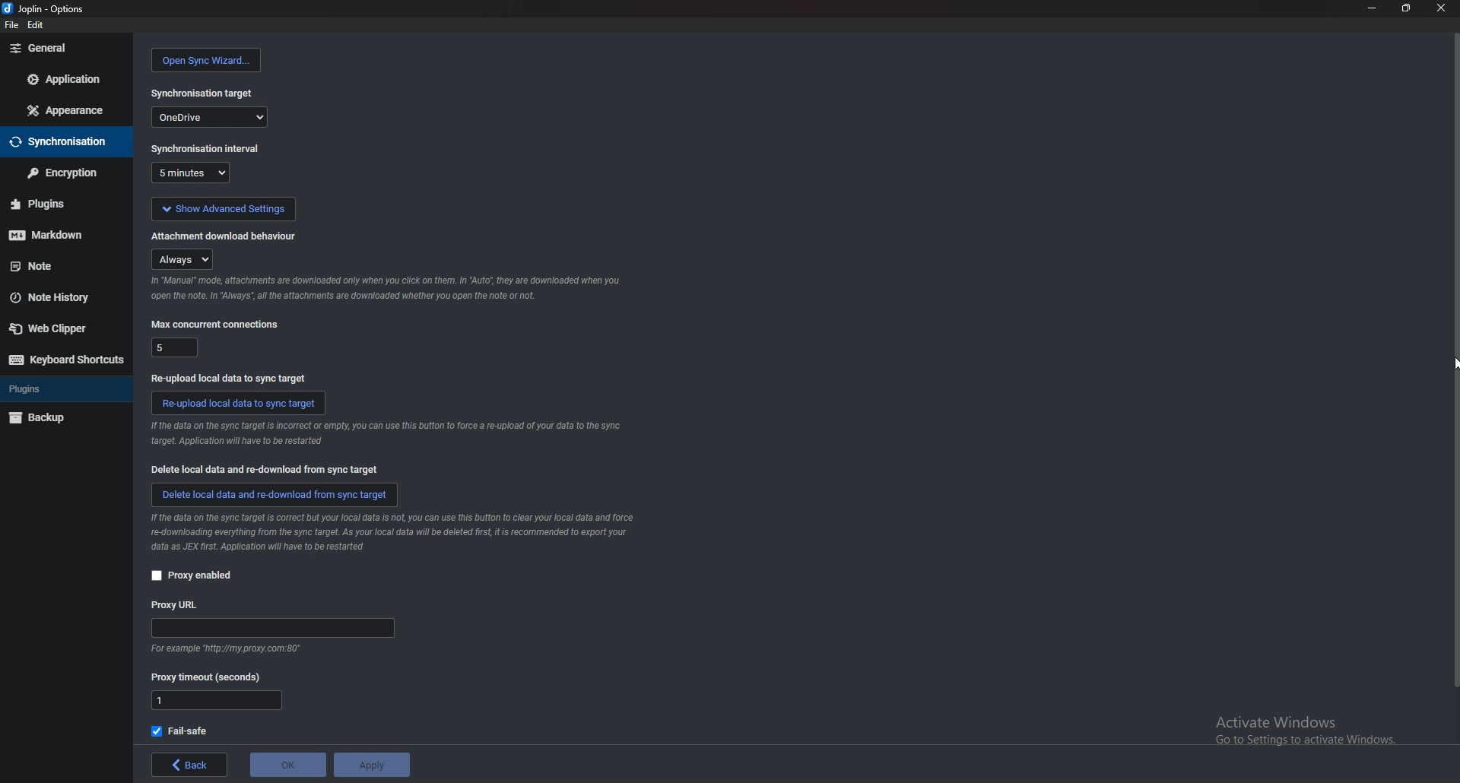  What do you see at coordinates (65, 360) in the screenshot?
I see `keyboard shortcuts` at bounding box center [65, 360].